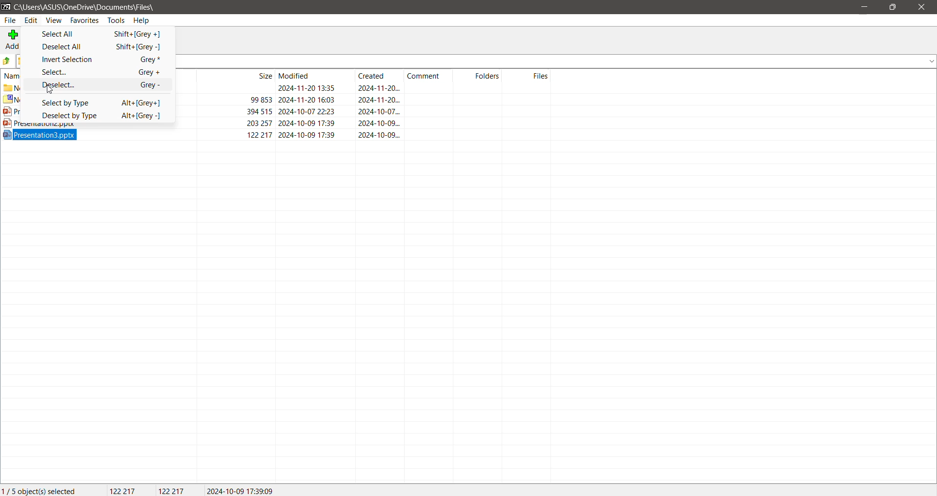 The height and width of the screenshot is (496, 937). I want to click on Grey +, so click(144, 72).